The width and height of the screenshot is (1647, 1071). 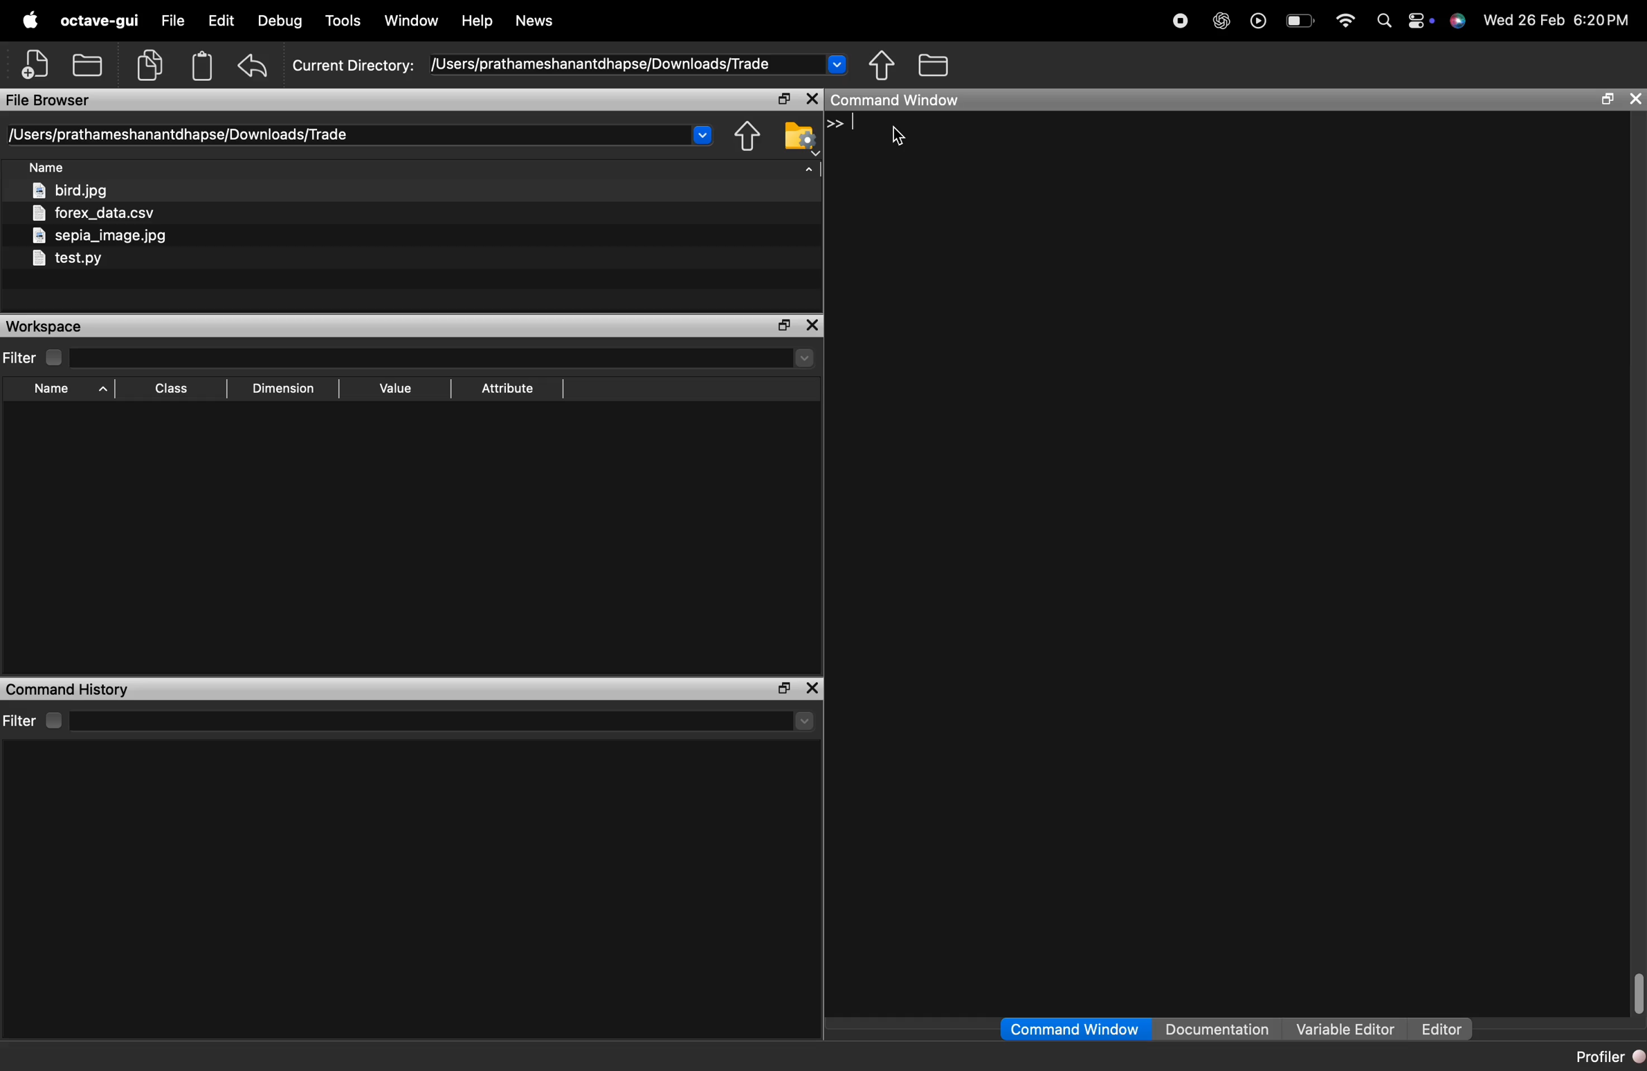 What do you see at coordinates (509, 389) in the screenshot?
I see `Attribute` at bounding box center [509, 389].